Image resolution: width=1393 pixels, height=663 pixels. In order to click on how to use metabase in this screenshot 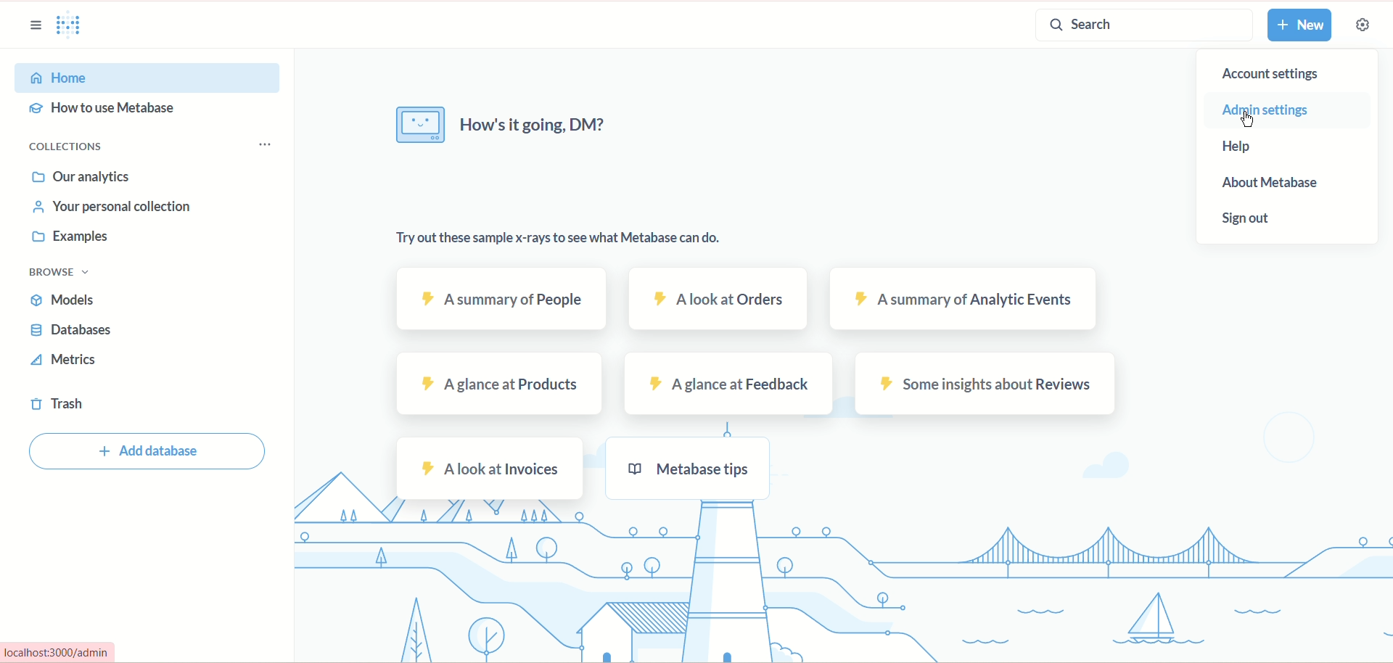, I will do `click(106, 108)`.